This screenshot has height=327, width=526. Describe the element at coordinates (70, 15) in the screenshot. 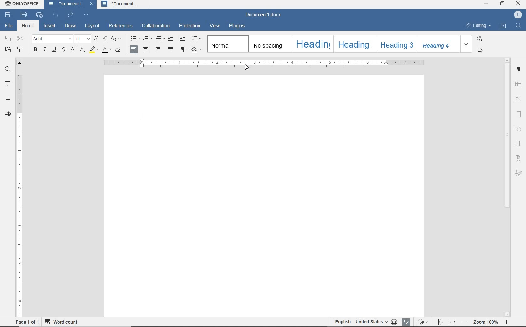

I see `REDO` at that location.